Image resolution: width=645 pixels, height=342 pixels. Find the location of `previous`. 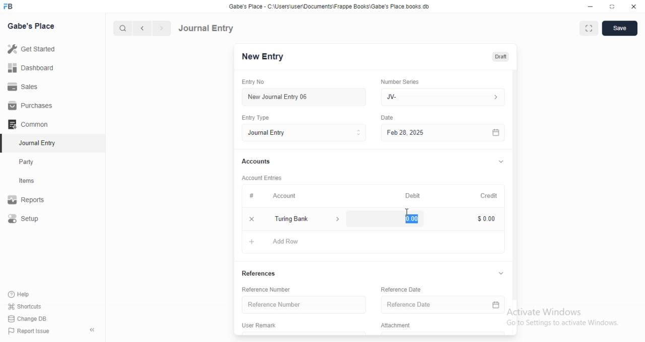

previous is located at coordinates (141, 28).